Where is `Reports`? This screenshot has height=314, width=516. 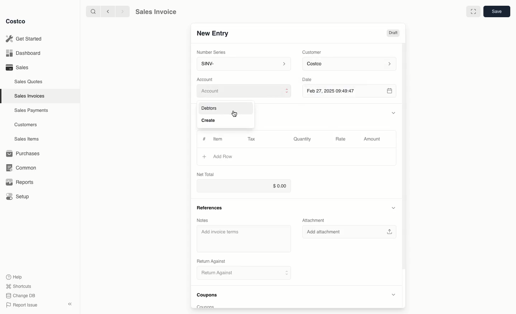 Reports is located at coordinates (19, 182).